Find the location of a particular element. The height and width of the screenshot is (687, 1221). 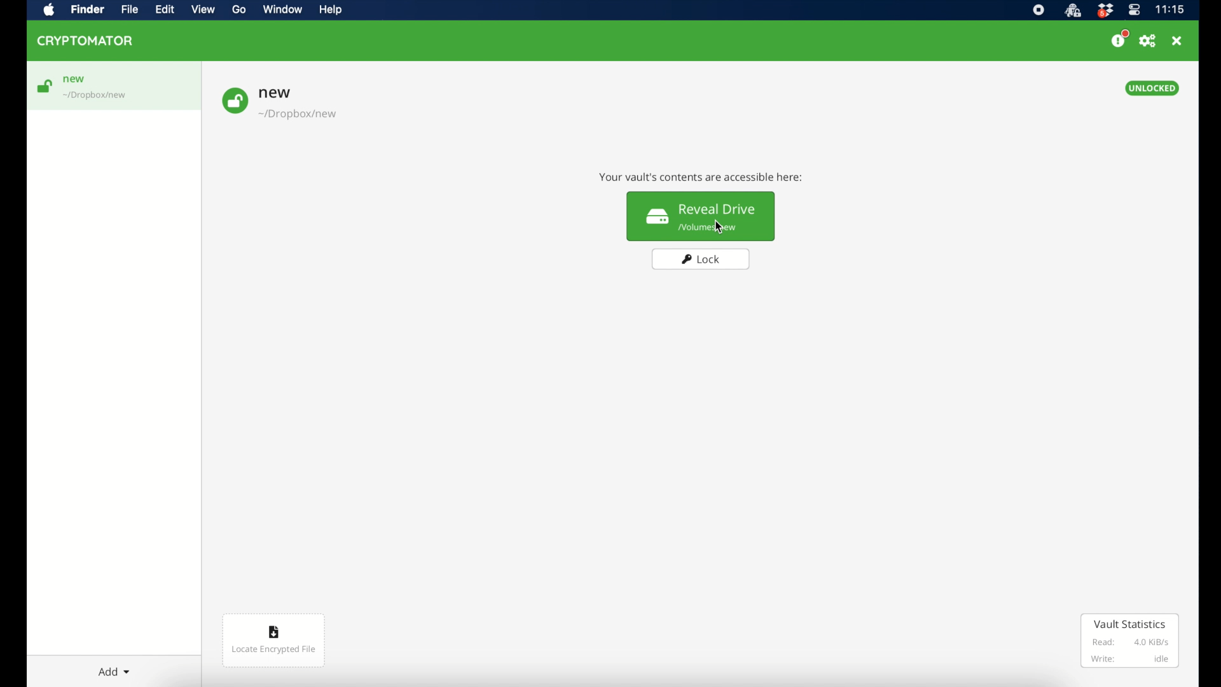

locate encrypted file is located at coordinates (274, 641).